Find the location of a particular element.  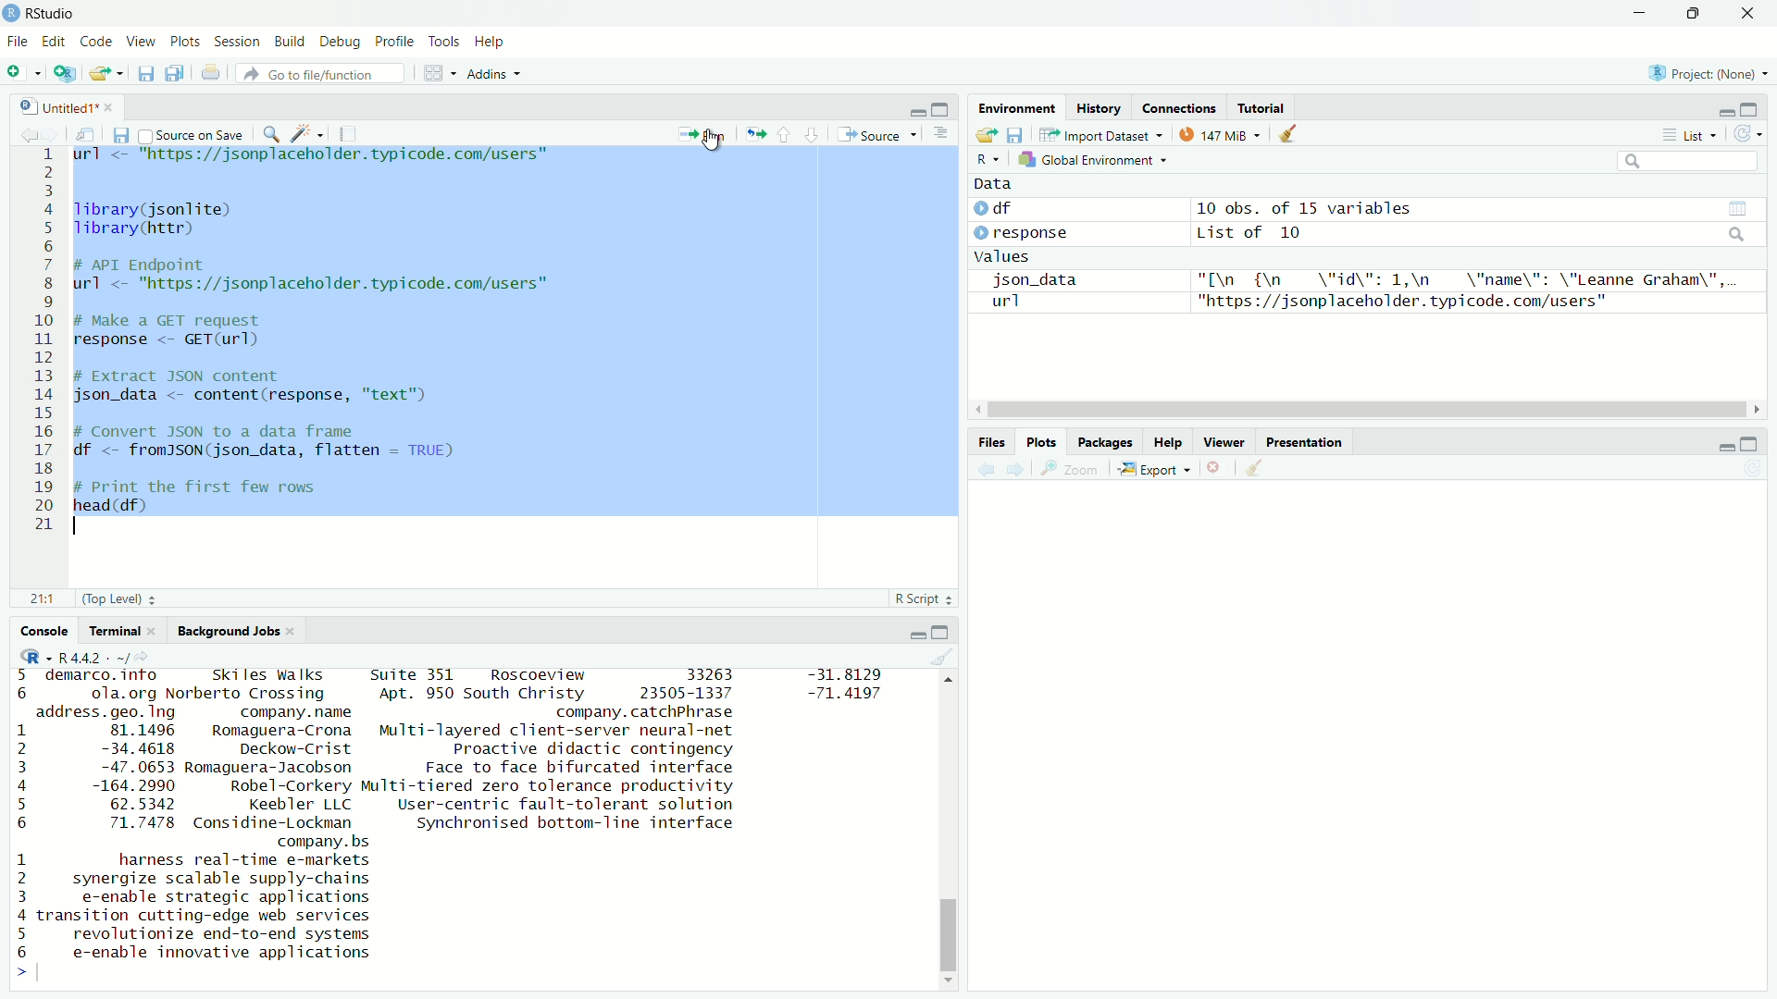

Save is located at coordinates (119, 137).